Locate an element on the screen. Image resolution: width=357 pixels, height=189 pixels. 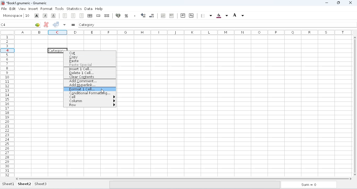
statistics is located at coordinates (74, 9).